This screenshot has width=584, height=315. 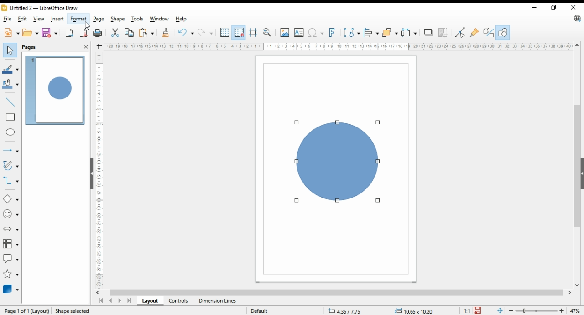 I want to click on page, so click(x=99, y=19).